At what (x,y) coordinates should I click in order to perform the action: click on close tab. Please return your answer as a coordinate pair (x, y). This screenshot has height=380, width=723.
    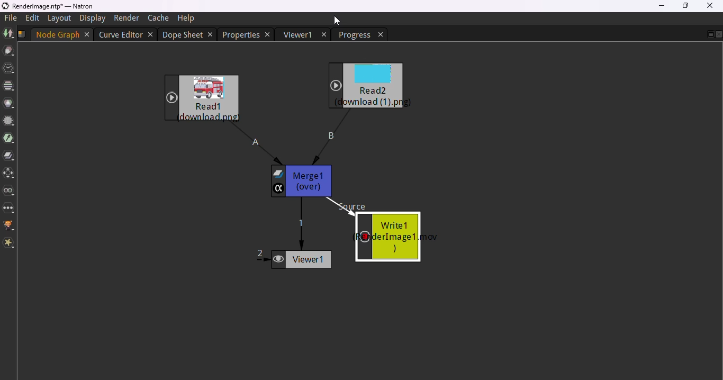
    Looking at the image, I should click on (382, 35).